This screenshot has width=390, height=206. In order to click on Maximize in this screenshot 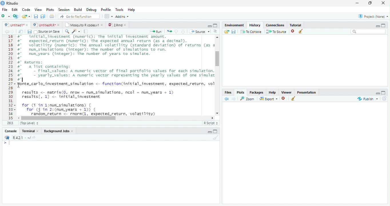, I will do `click(371, 3)`.